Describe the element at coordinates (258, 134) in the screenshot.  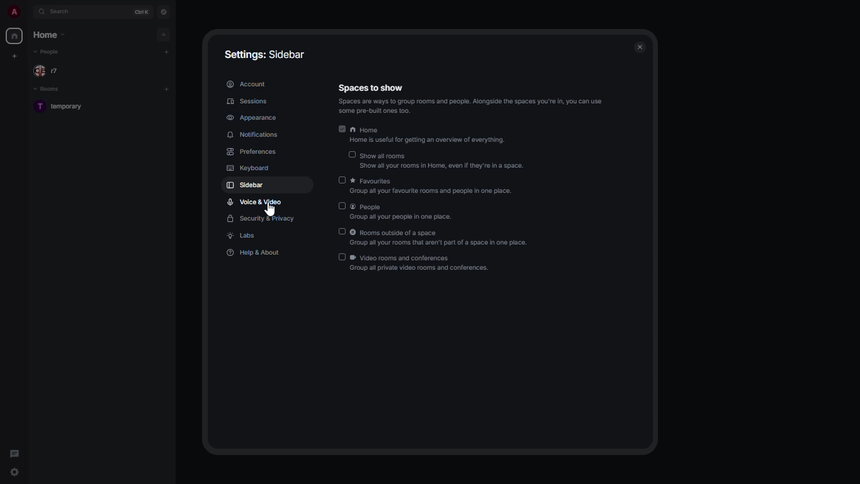
I see `notifications` at that location.